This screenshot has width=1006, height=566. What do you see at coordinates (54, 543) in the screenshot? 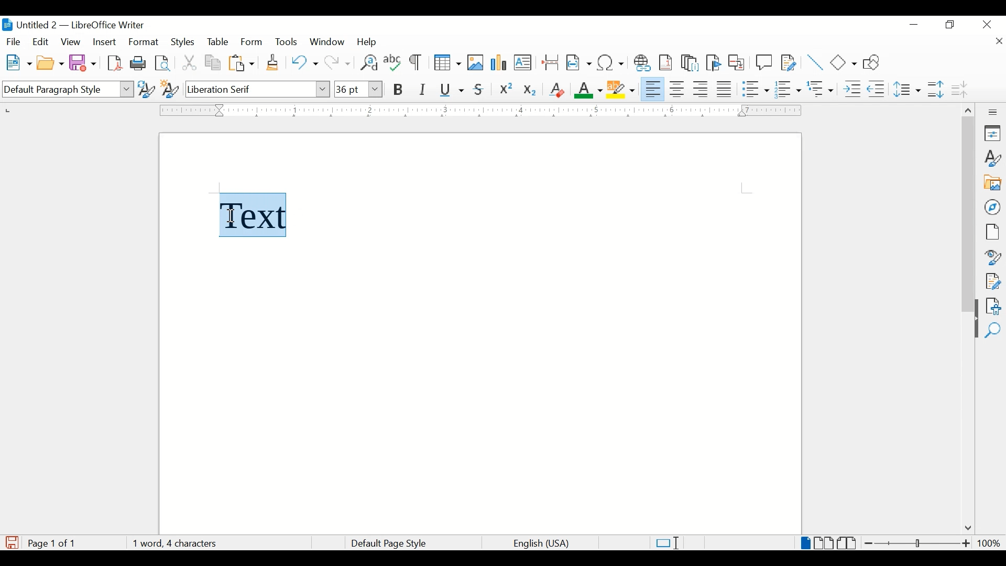
I see `page count` at bounding box center [54, 543].